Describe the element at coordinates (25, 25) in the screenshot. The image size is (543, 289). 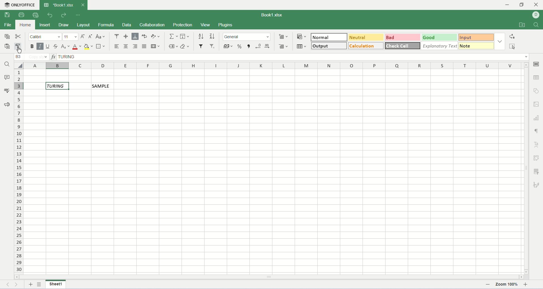
I see `home` at that location.